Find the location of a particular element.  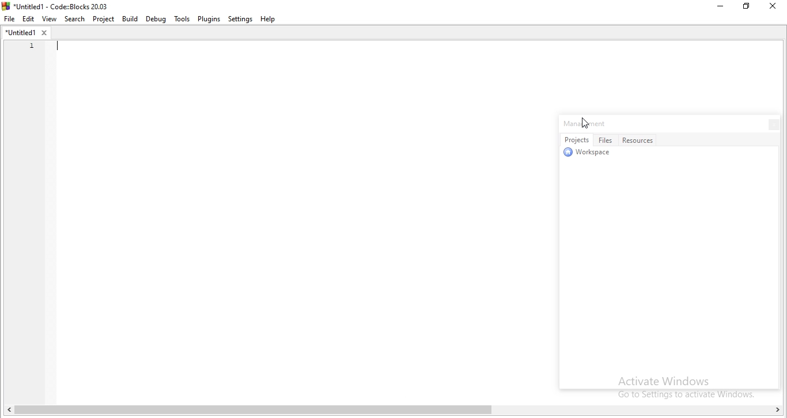

workspace is located at coordinates (590, 154).